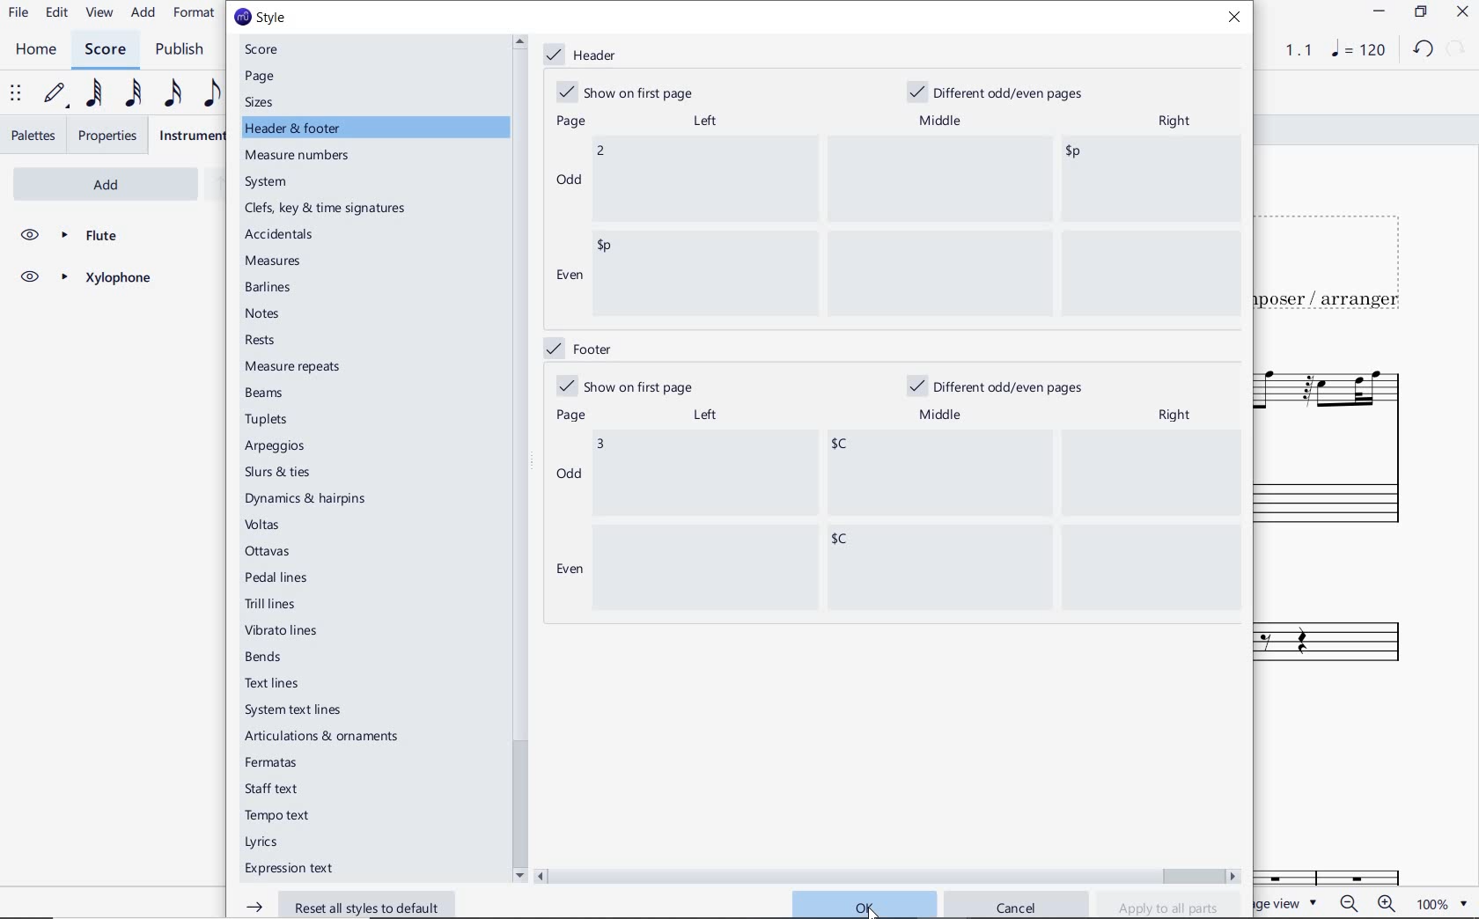  What do you see at coordinates (329, 209) in the screenshot?
I see `clefs, key & time signatures` at bounding box center [329, 209].